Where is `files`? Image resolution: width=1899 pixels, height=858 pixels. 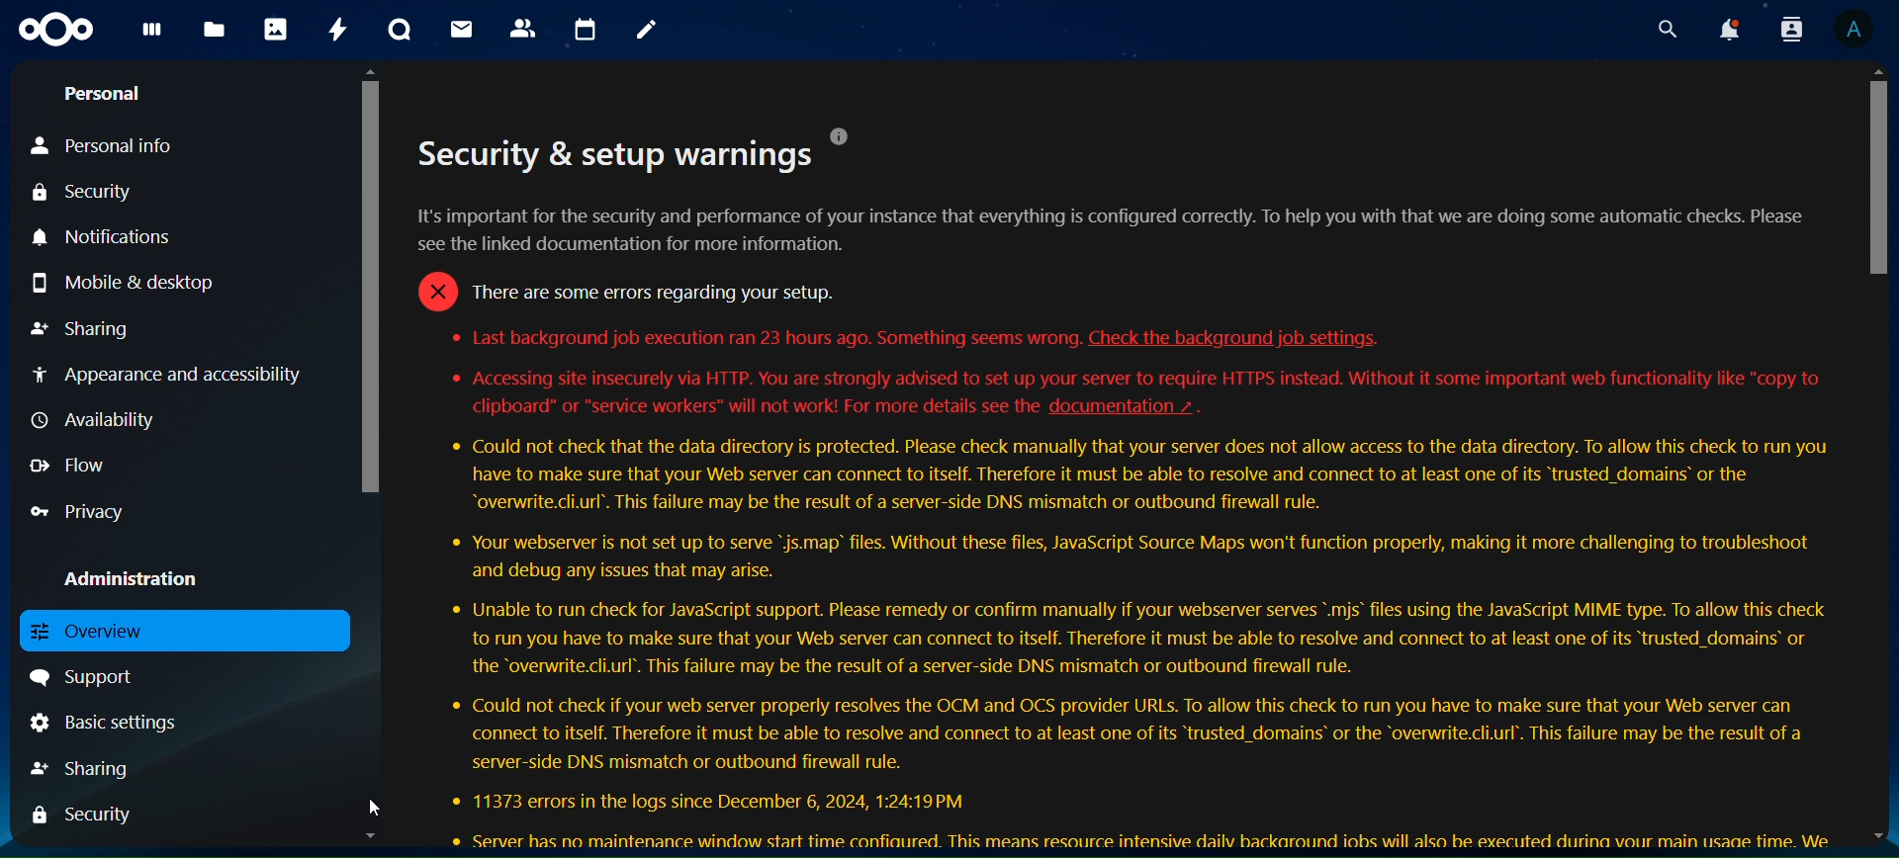 files is located at coordinates (216, 30).